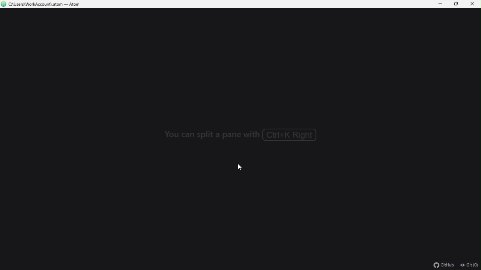 The image size is (481, 270). Describe the element at coordinates (441, 265) in the screenshot. I see `GitHub` at that location.